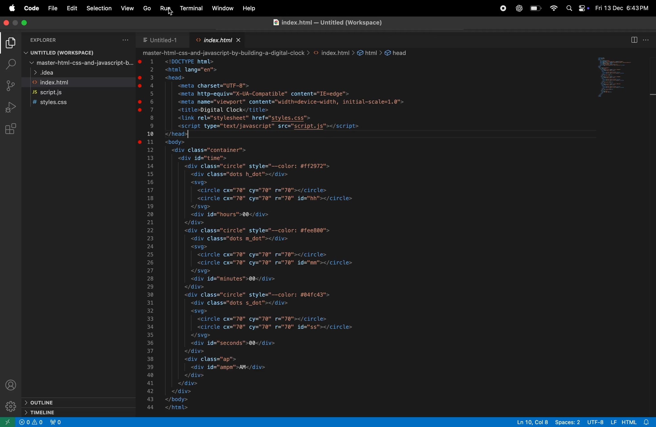 The height and width of the screenshot is (427, 656). What do you see at coordinates (127, 9) in the screenshot?
I see `view` at bounding box center [127, 9].